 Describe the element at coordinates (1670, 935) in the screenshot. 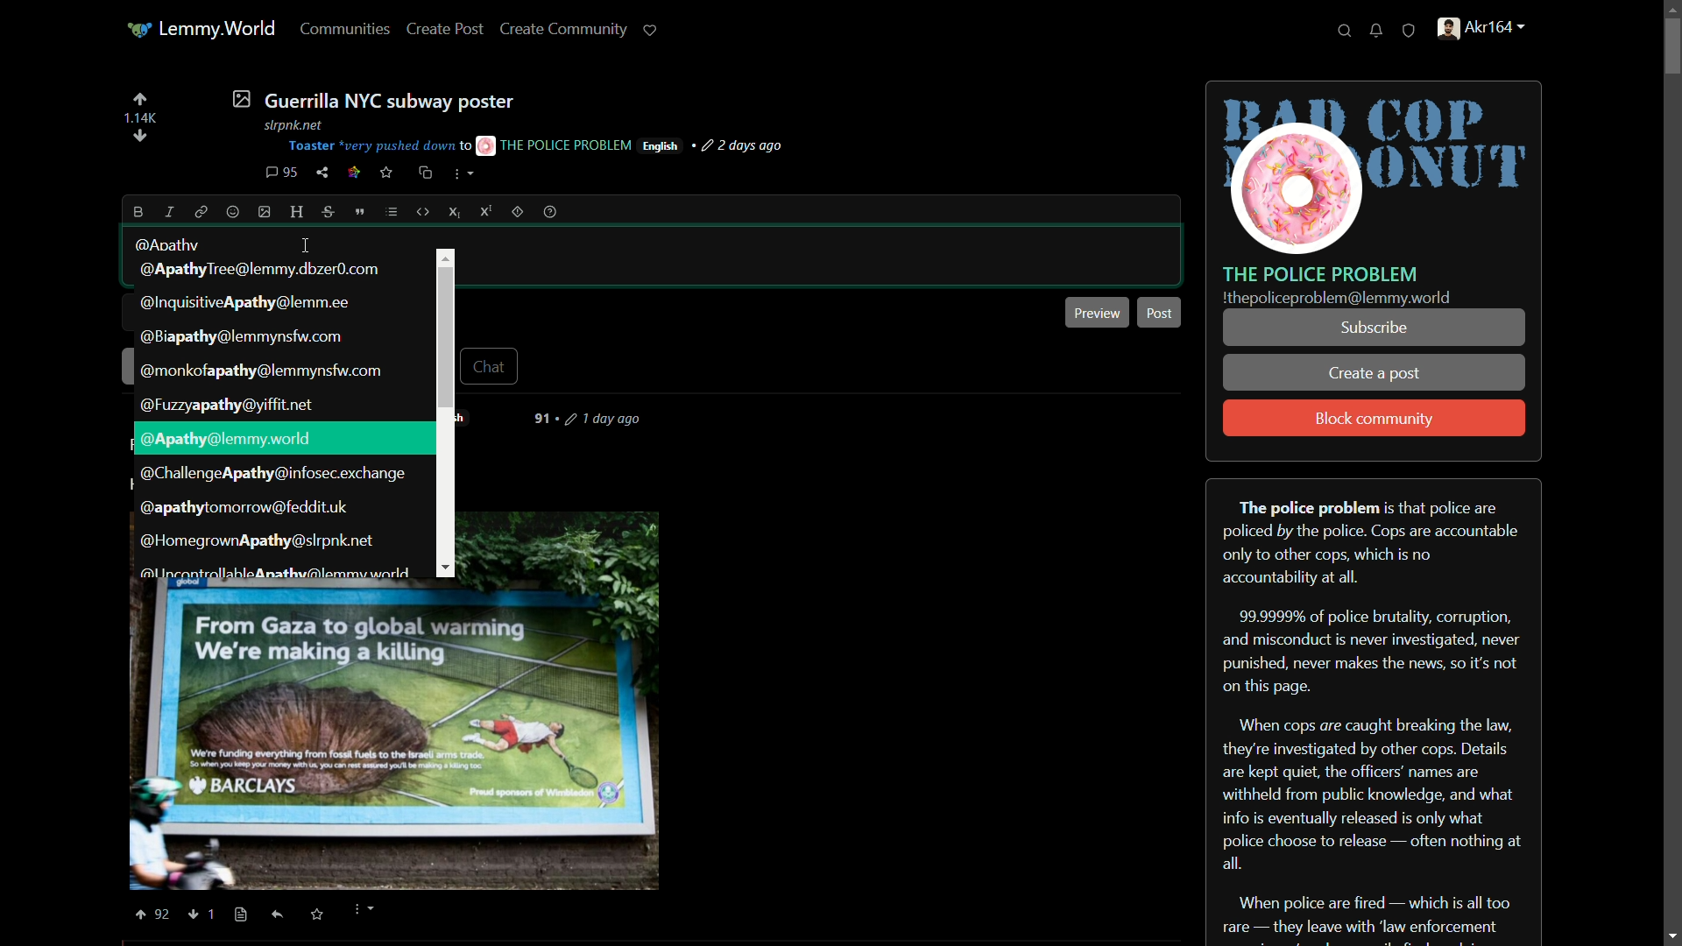

I see `scroll down` at that location.